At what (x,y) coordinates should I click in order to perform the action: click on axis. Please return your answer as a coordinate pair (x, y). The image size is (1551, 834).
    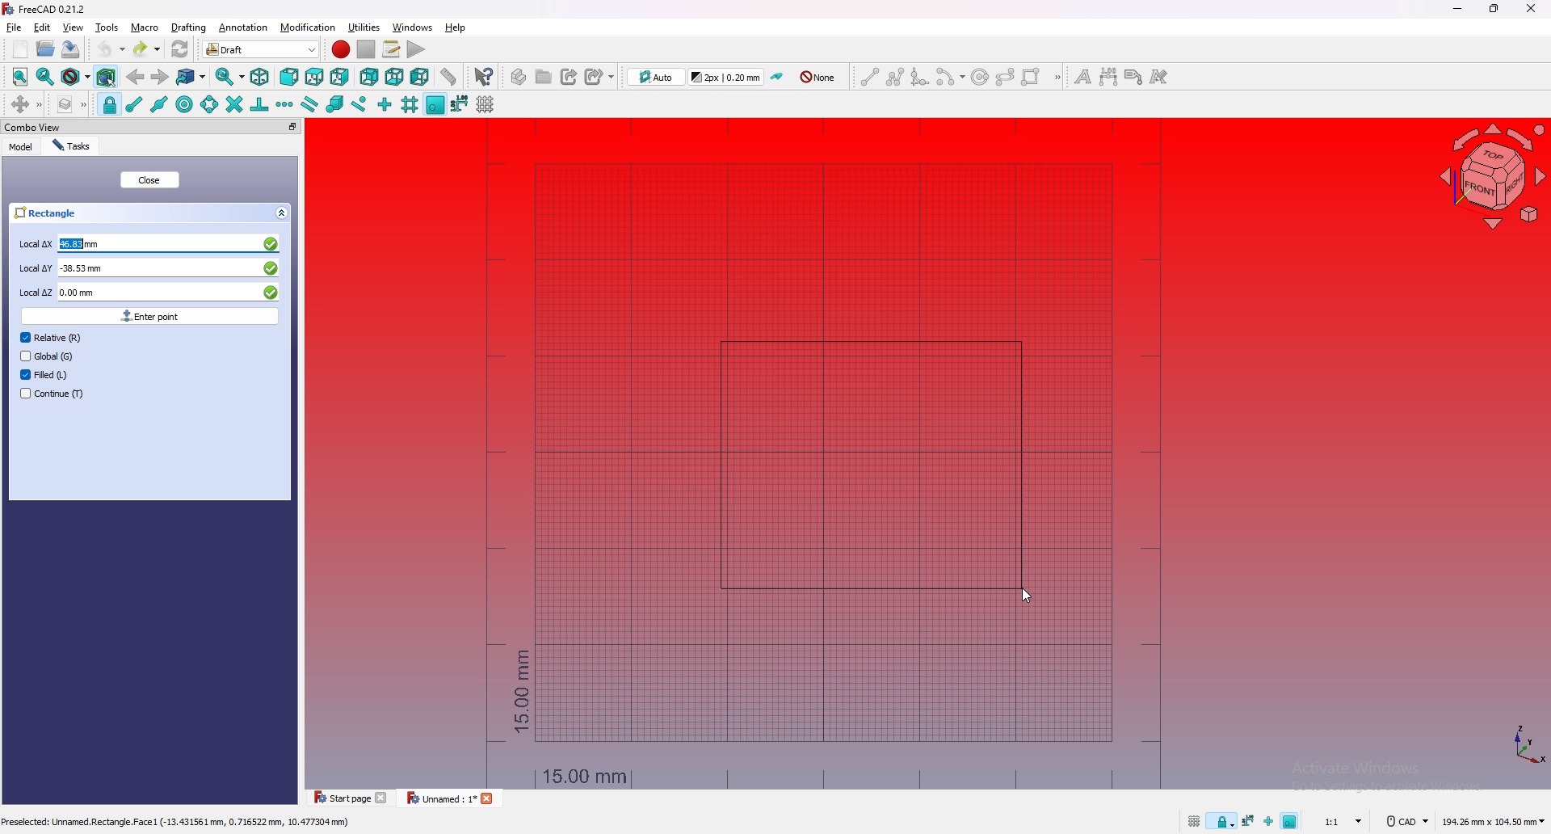
    Looking at the image, I should click on (1525, 743).